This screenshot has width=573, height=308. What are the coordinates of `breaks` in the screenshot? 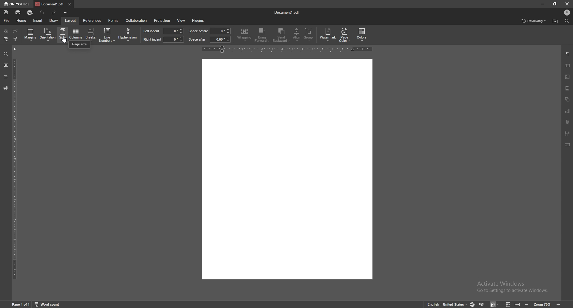 It's located at (90, 35).